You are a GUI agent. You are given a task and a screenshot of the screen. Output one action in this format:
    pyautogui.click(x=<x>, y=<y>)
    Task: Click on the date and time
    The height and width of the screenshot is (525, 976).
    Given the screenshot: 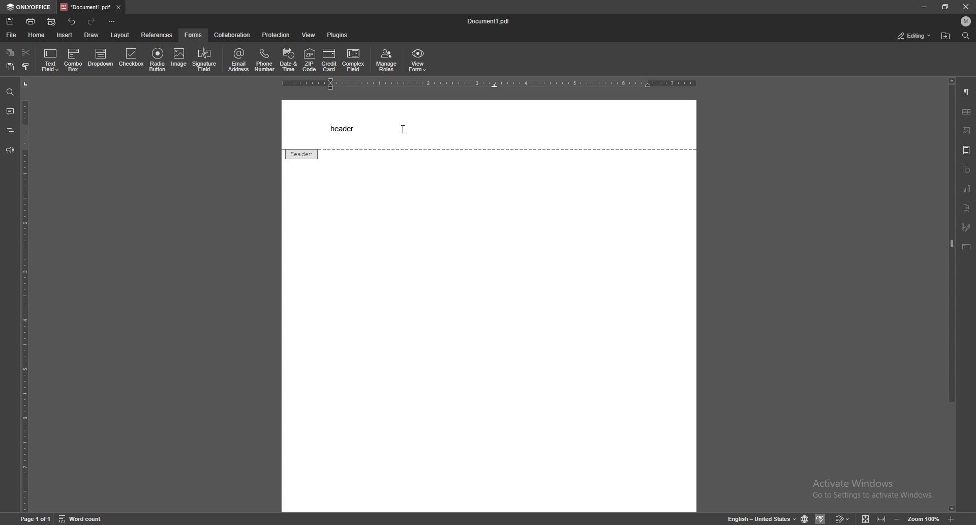 What is the action you would take?
    pyautogui.click(x=289, y=61)
    